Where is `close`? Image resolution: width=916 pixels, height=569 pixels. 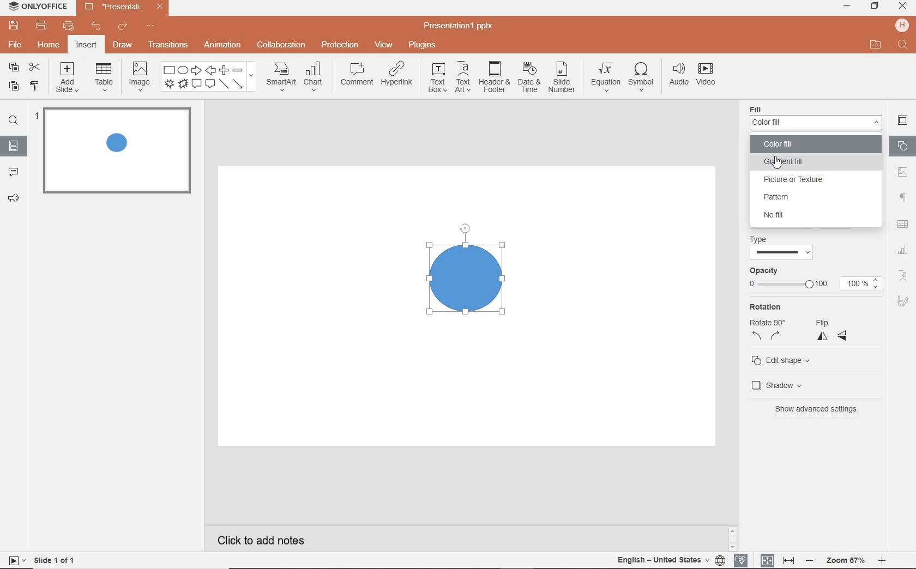
close is located at coordinates (902, 7).